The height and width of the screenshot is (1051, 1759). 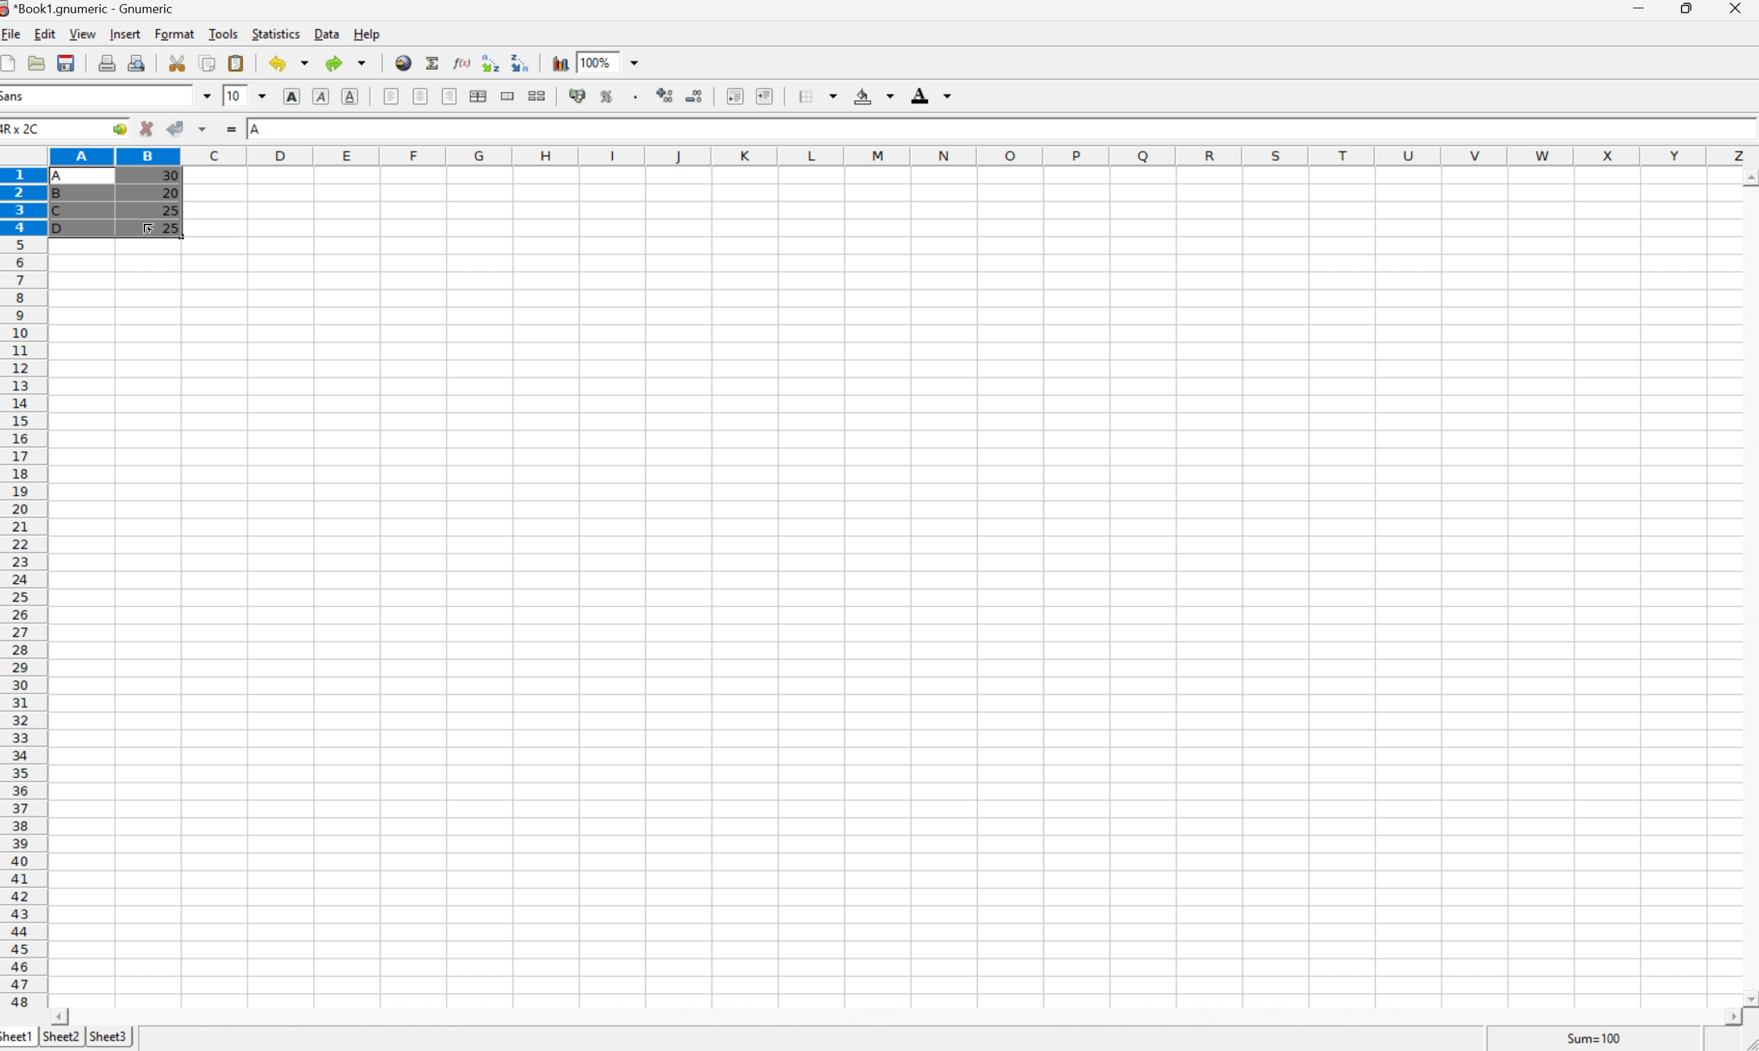 What do you see at coordinates (203, 127) in the screenshot?
I see `Accept changes in multiple cells` at bounding box center [203, 127].